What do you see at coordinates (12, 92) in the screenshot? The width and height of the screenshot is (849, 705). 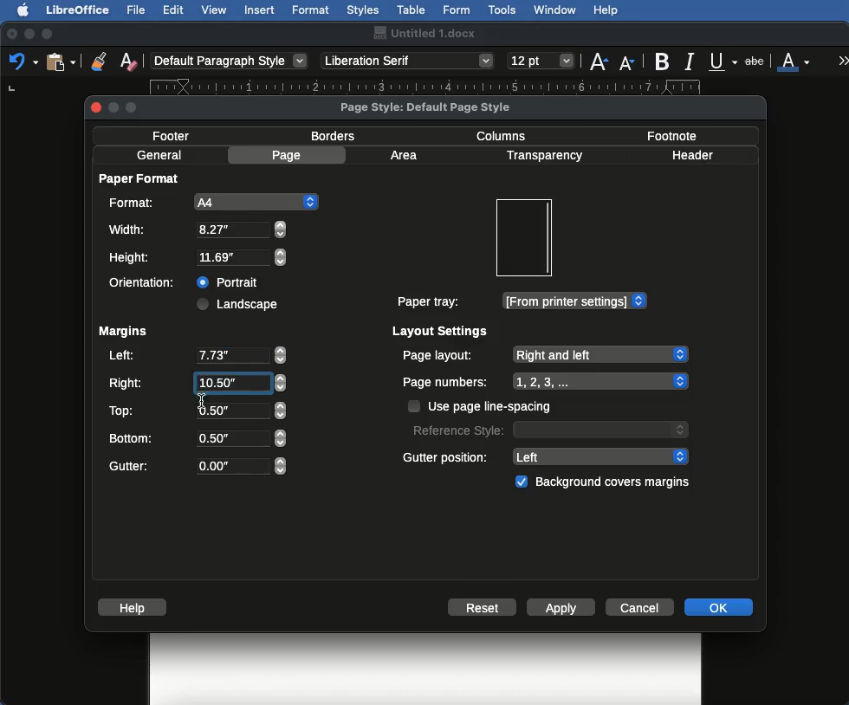 I see `left tab` at bounding box center [12, 92].